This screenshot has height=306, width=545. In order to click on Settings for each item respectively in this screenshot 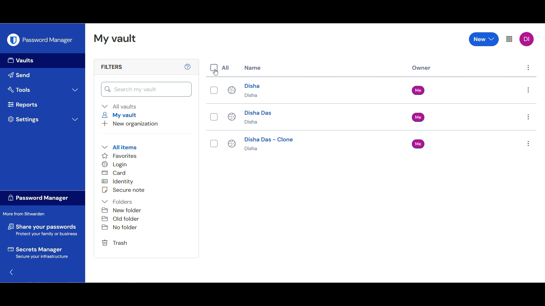, I will do `click(529, 90)`.